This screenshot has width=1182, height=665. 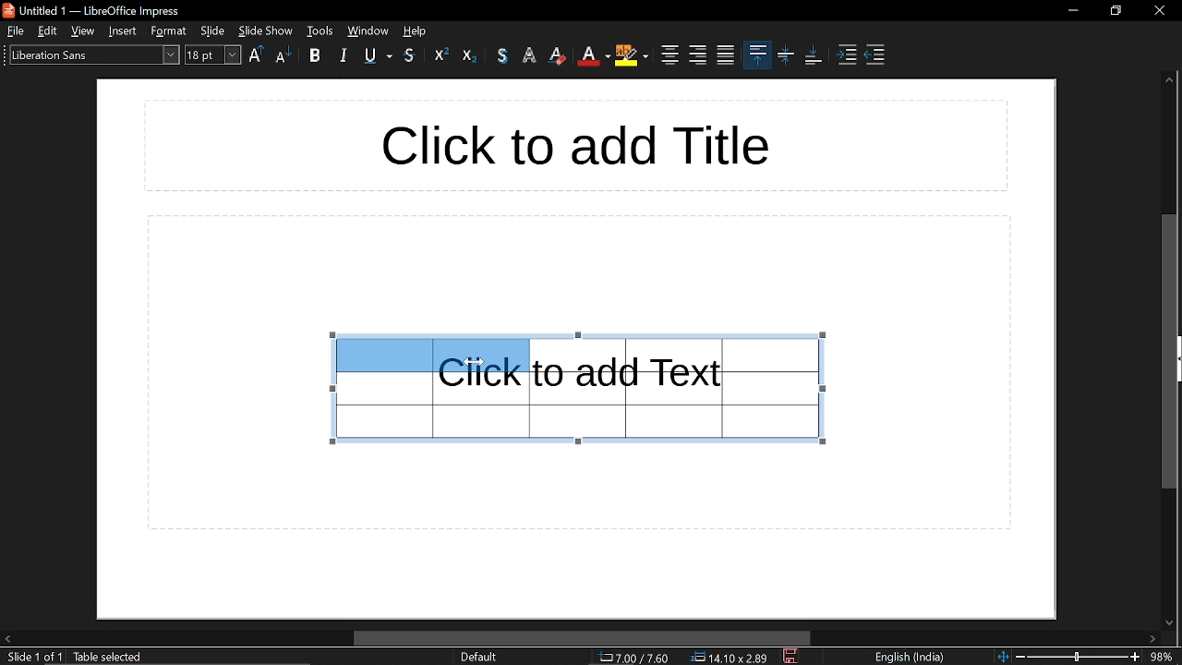 What do you see at coordinates (169, 31) in the screenshot?
I see `format` at bounding box center [169, 31].